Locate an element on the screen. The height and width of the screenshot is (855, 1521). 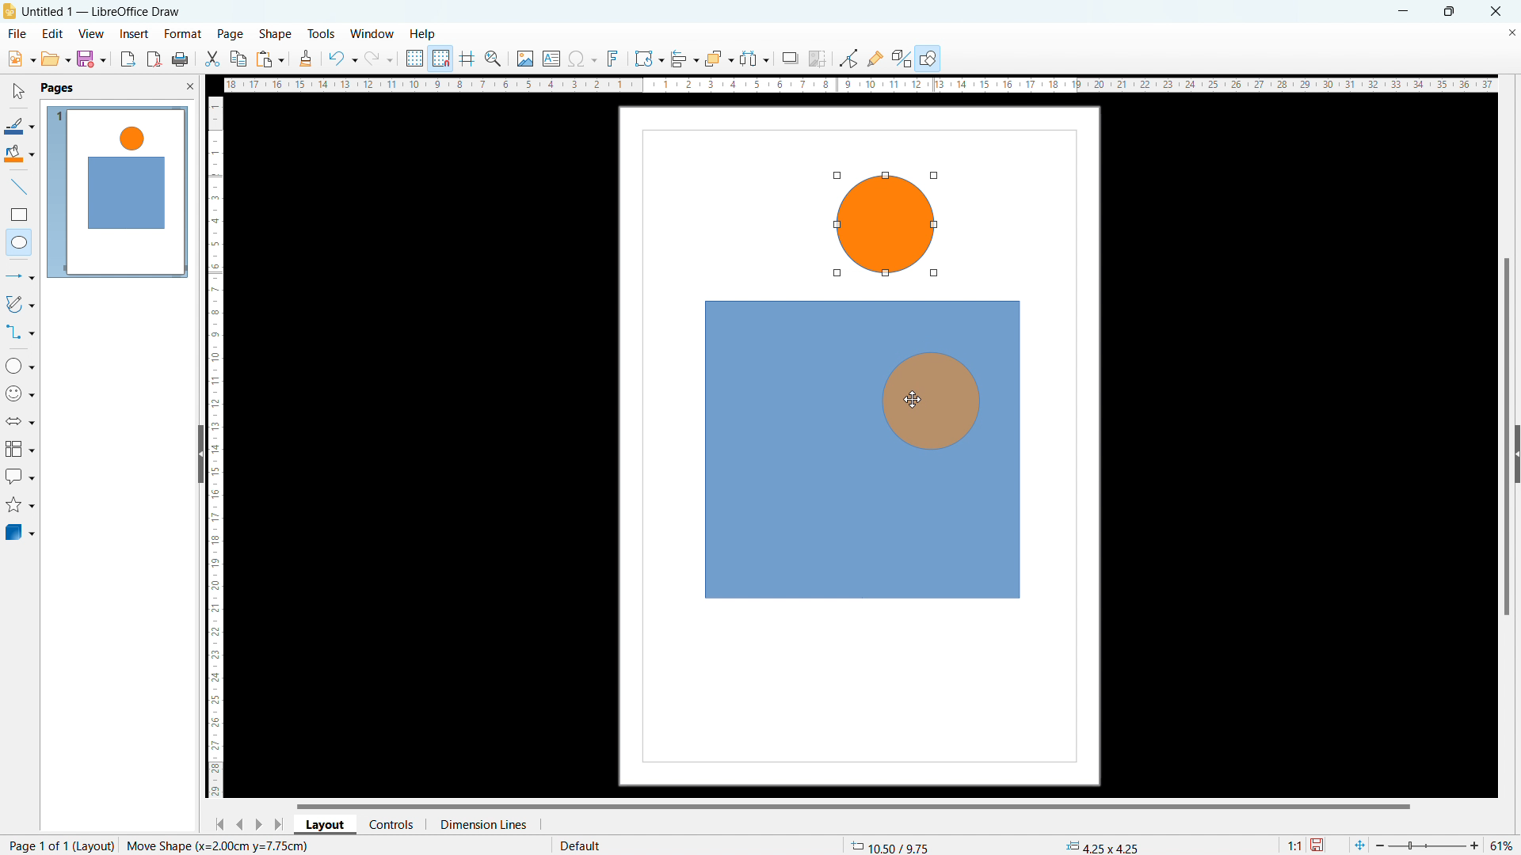
vertical scrollbar is located at coordinates (1508, 439).